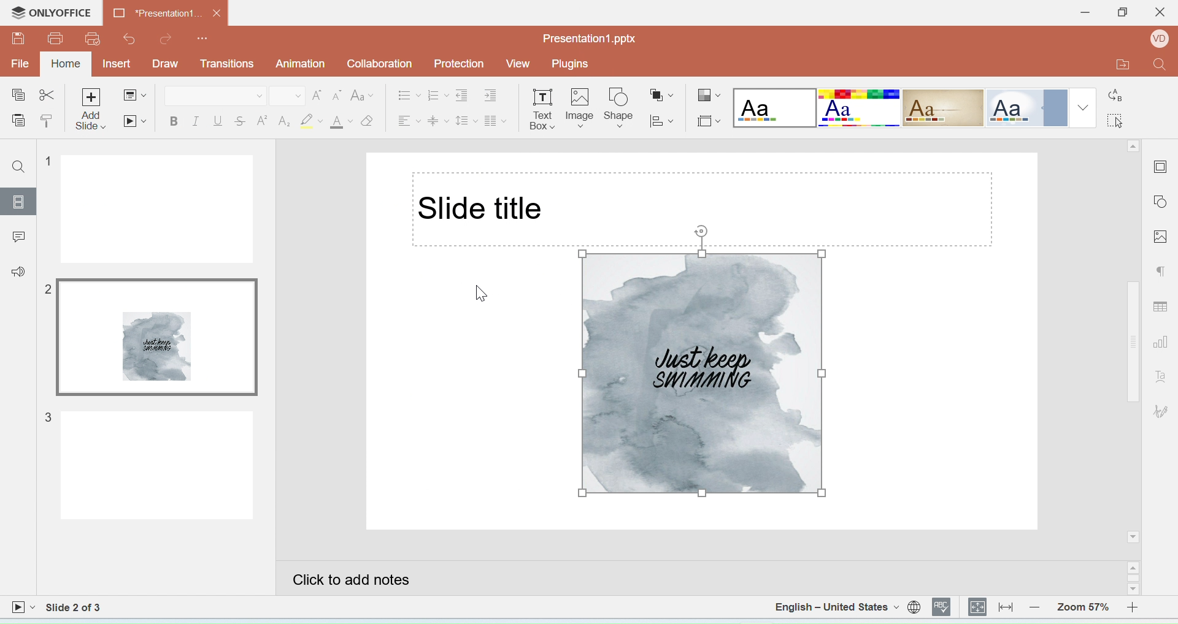 Image resolution: width=1178 pixels, height=624 pixels. I want to click on Underline, so click(218, 121).